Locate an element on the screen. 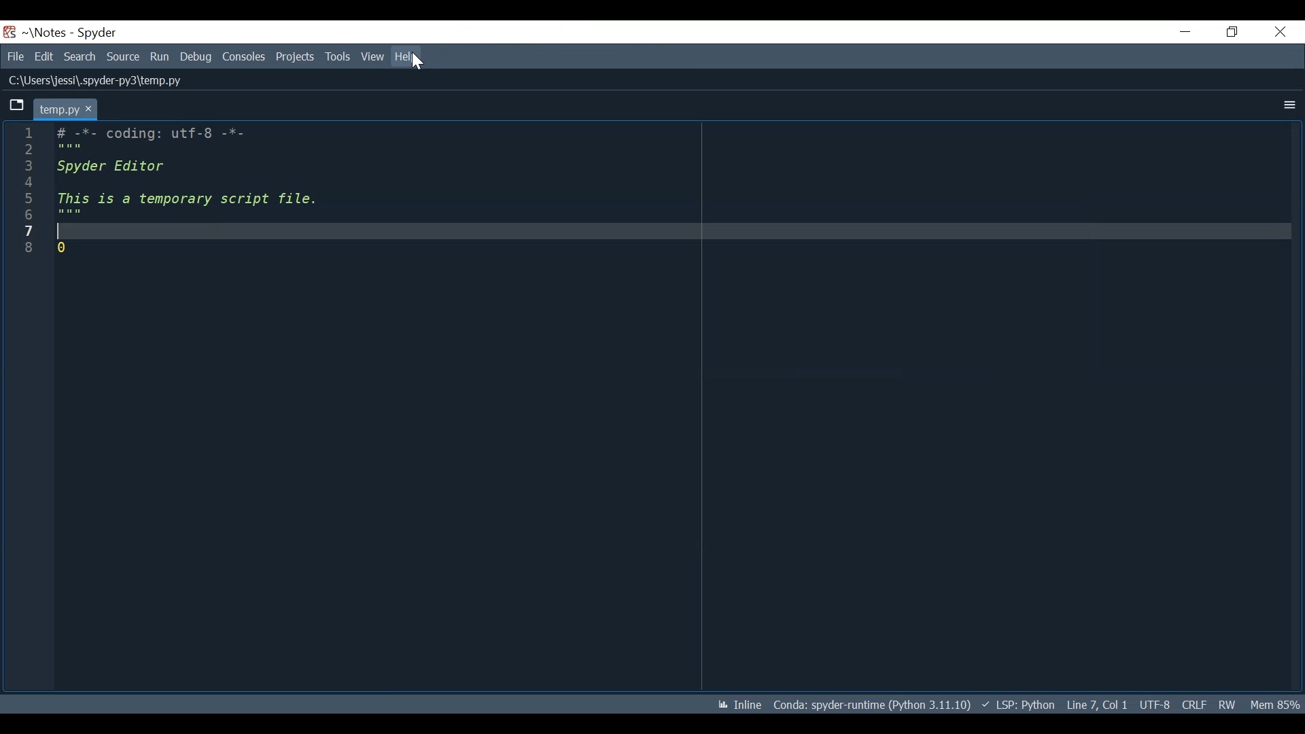 This screenshot has height=734, width=1305. RW is located at coordinates (1229, 704).